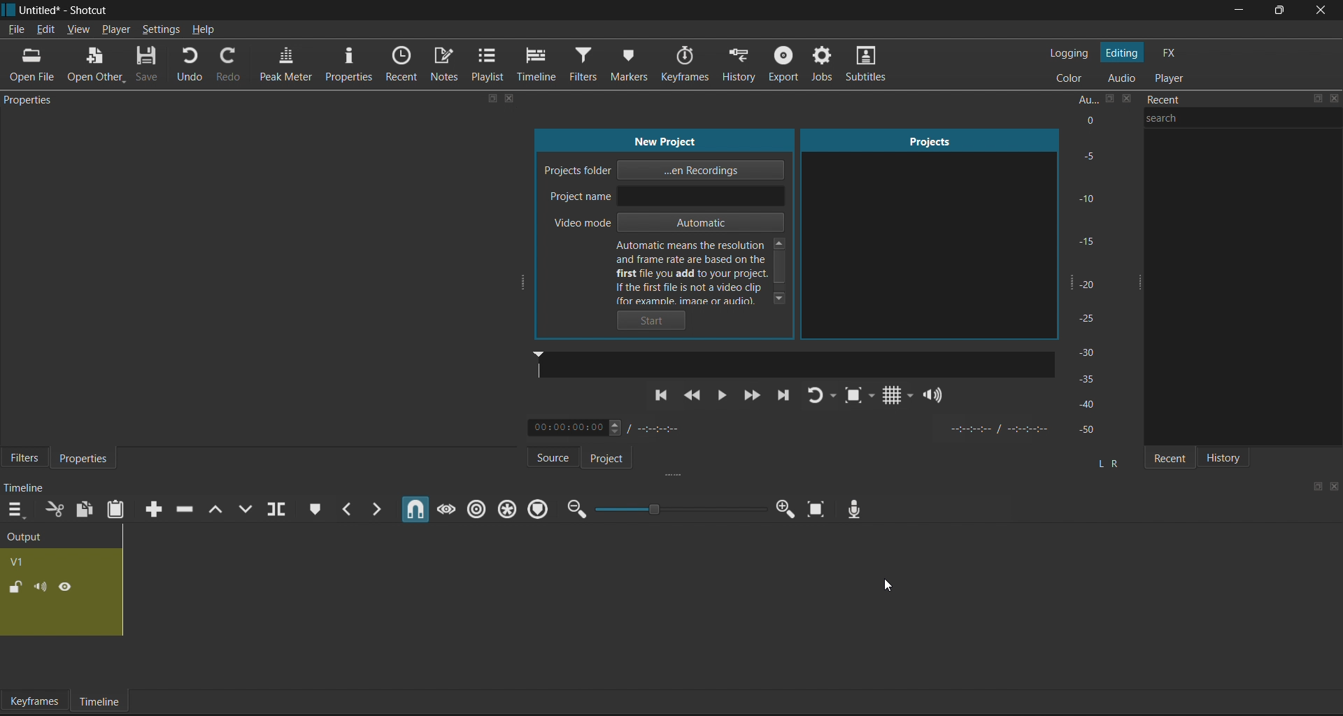  What do you see at coordinates (544, 457) in the screenshot?
I see `Source` at bounding box center [544, 457].